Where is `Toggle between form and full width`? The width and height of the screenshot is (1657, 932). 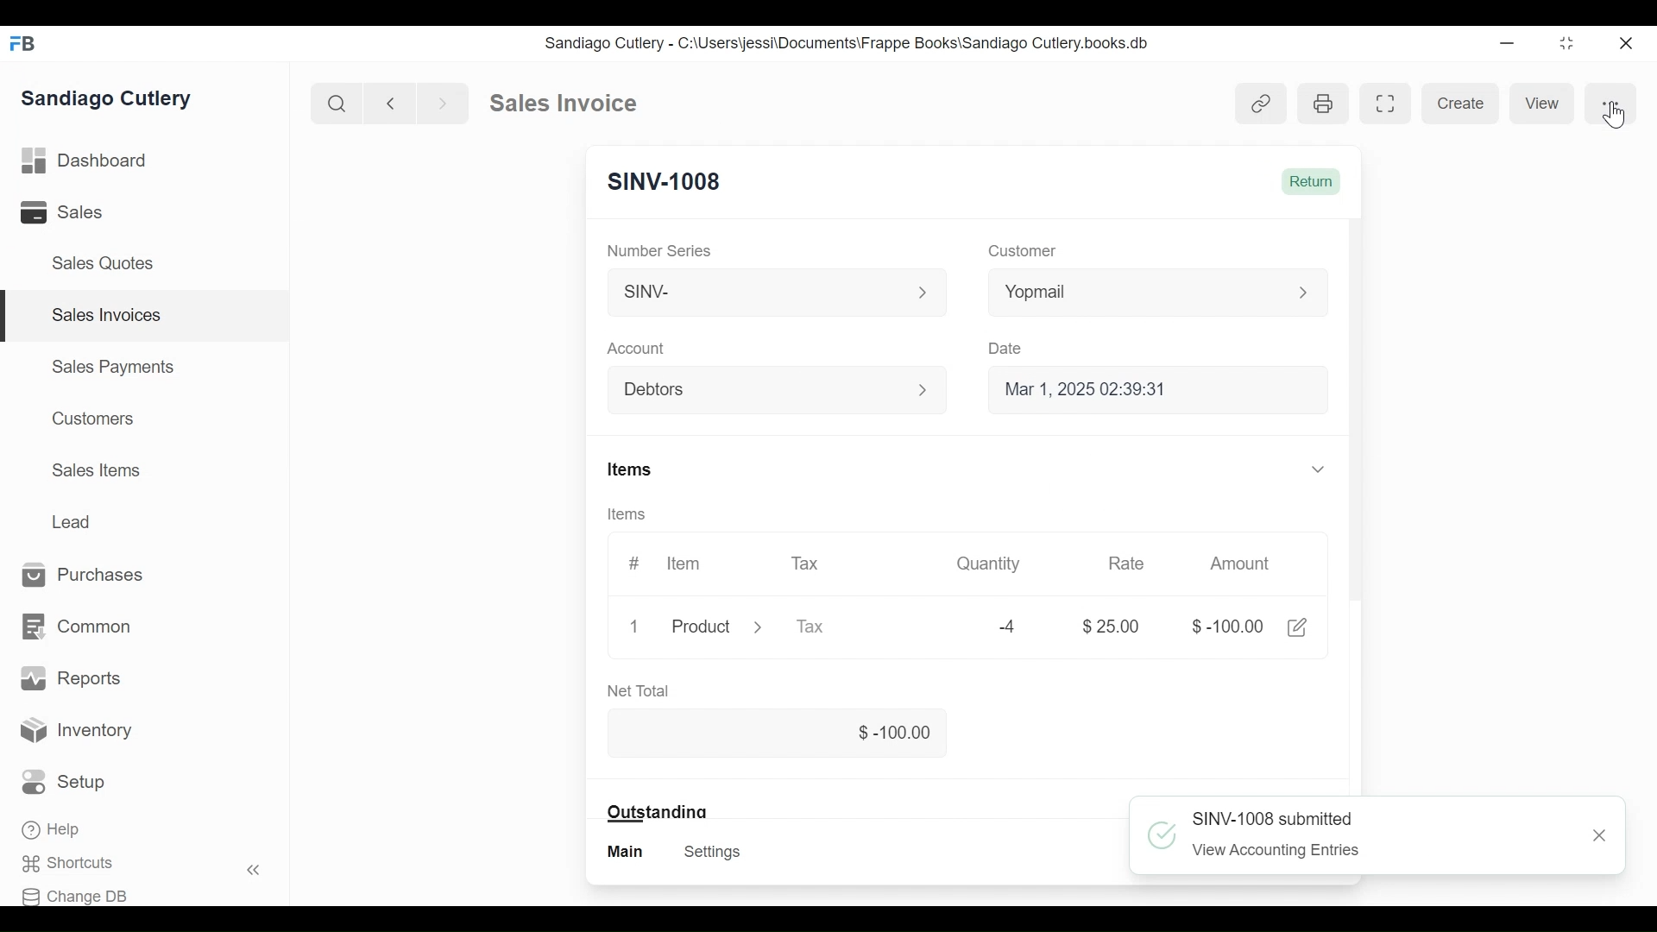 Toggle between form and full width is located at coordinates (1567, 44).